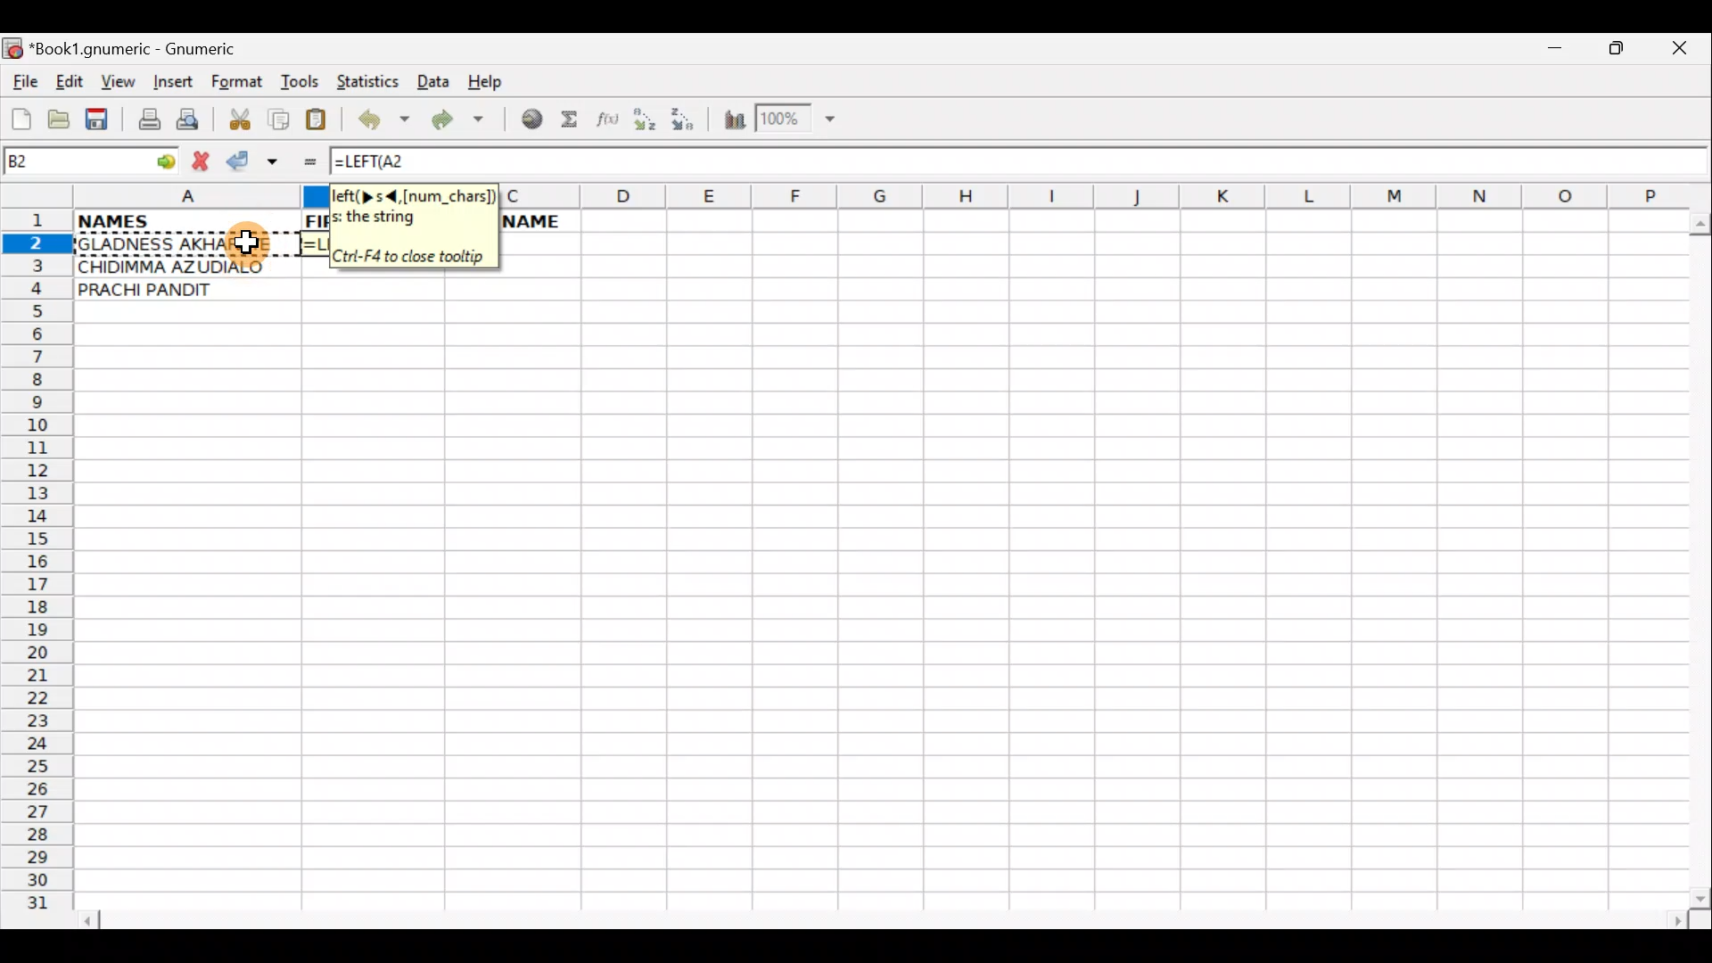  I want to click on Sum in the current cell, so click(575, 120).